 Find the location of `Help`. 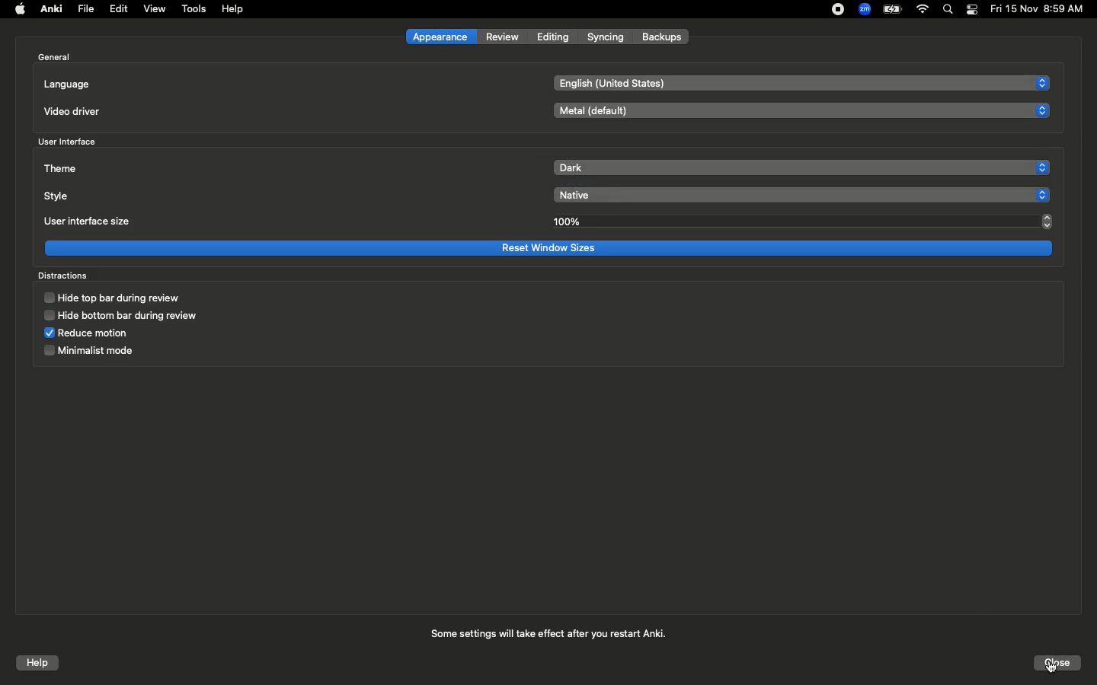

Help is located at coordinates (37, 662).